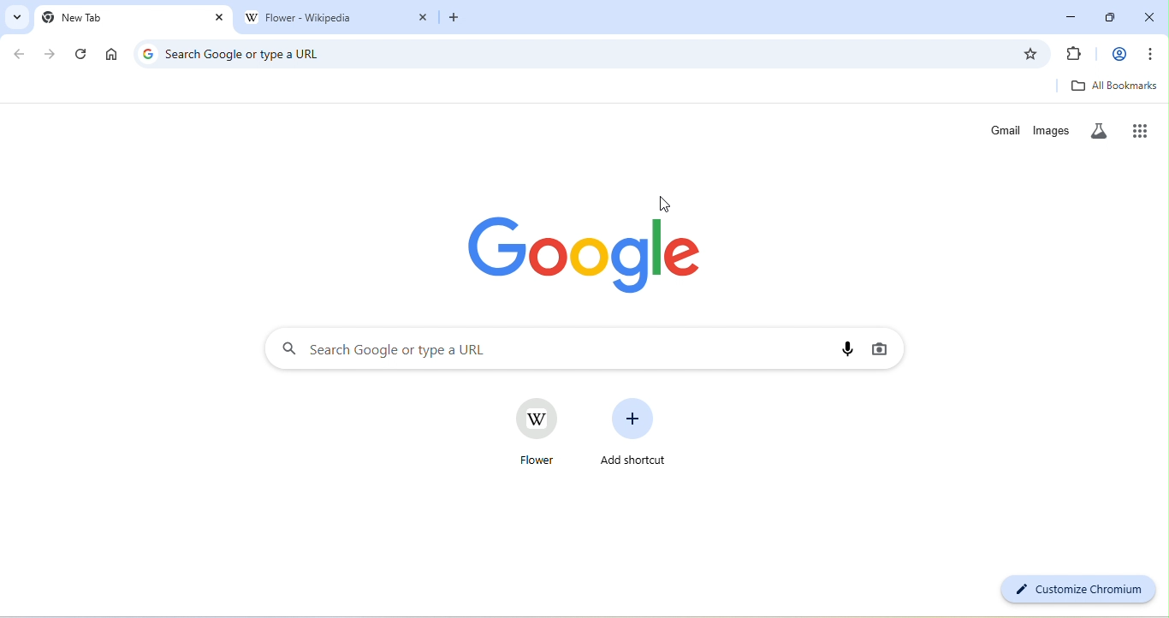  I want to click on close, so click(220, 18).